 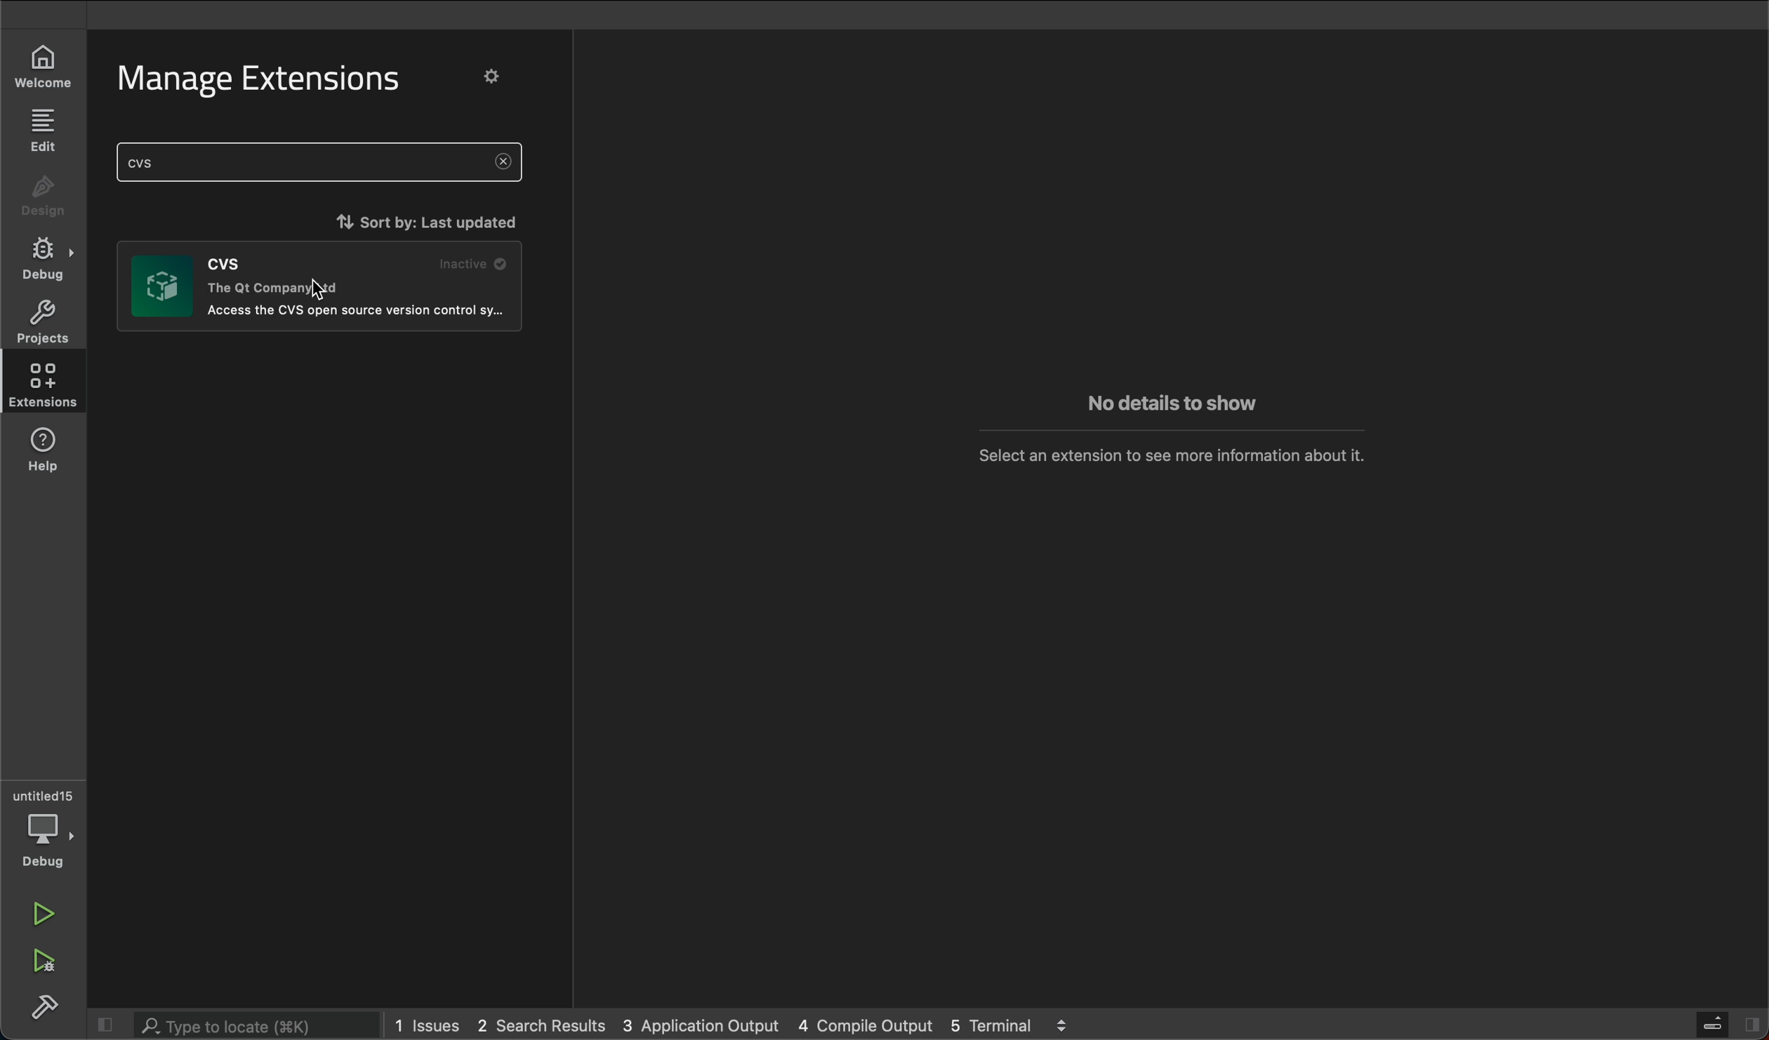 What do you see at coordinates (738, 1025) in the screenshot?
I see `logs` at bounding box center [738, 1025].